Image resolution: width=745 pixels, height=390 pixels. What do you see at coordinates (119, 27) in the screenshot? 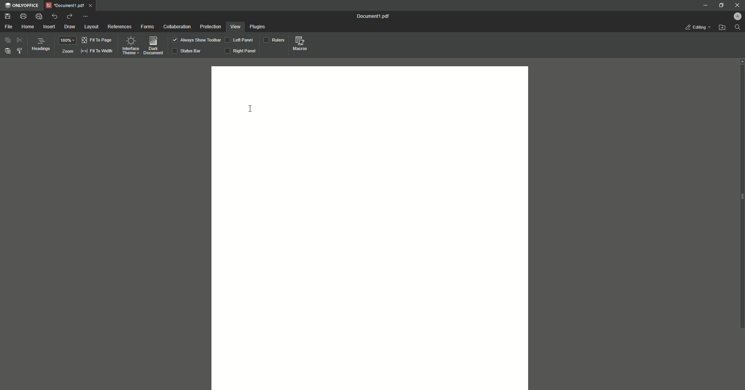
I see `References` at bounding box center [119, 27].